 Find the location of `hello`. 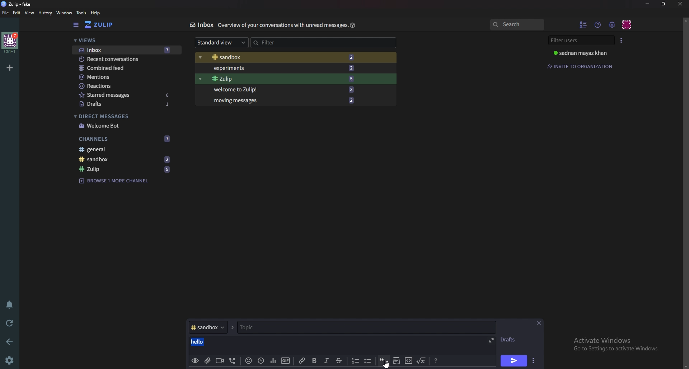

hello is located at coordinates (196, 341).